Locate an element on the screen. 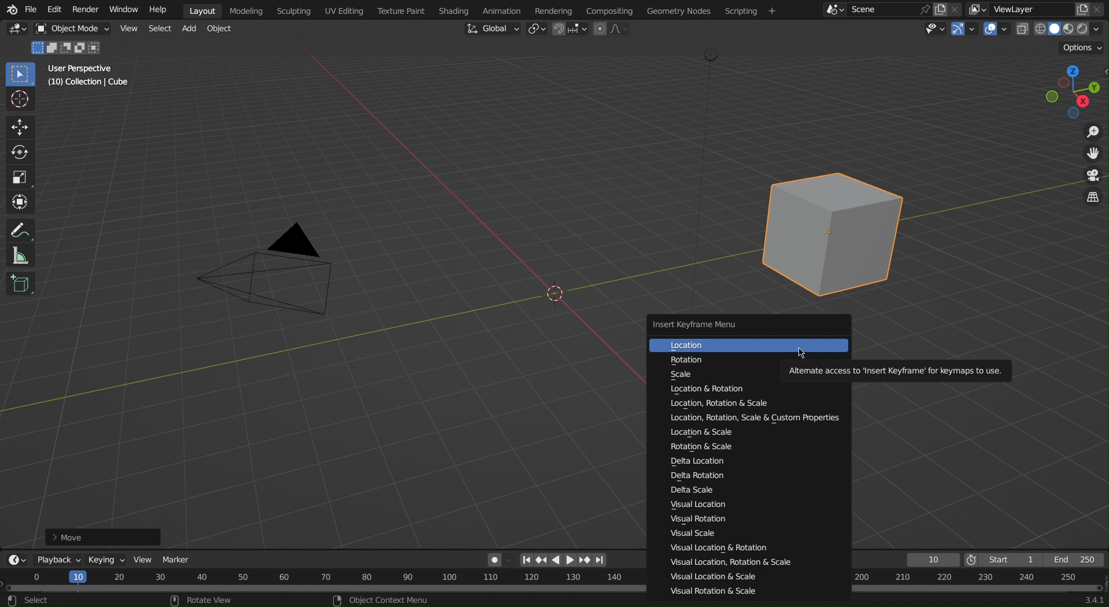 This screenshot has height=607, width=1109. Select Box is located at coordinates (20, 75).